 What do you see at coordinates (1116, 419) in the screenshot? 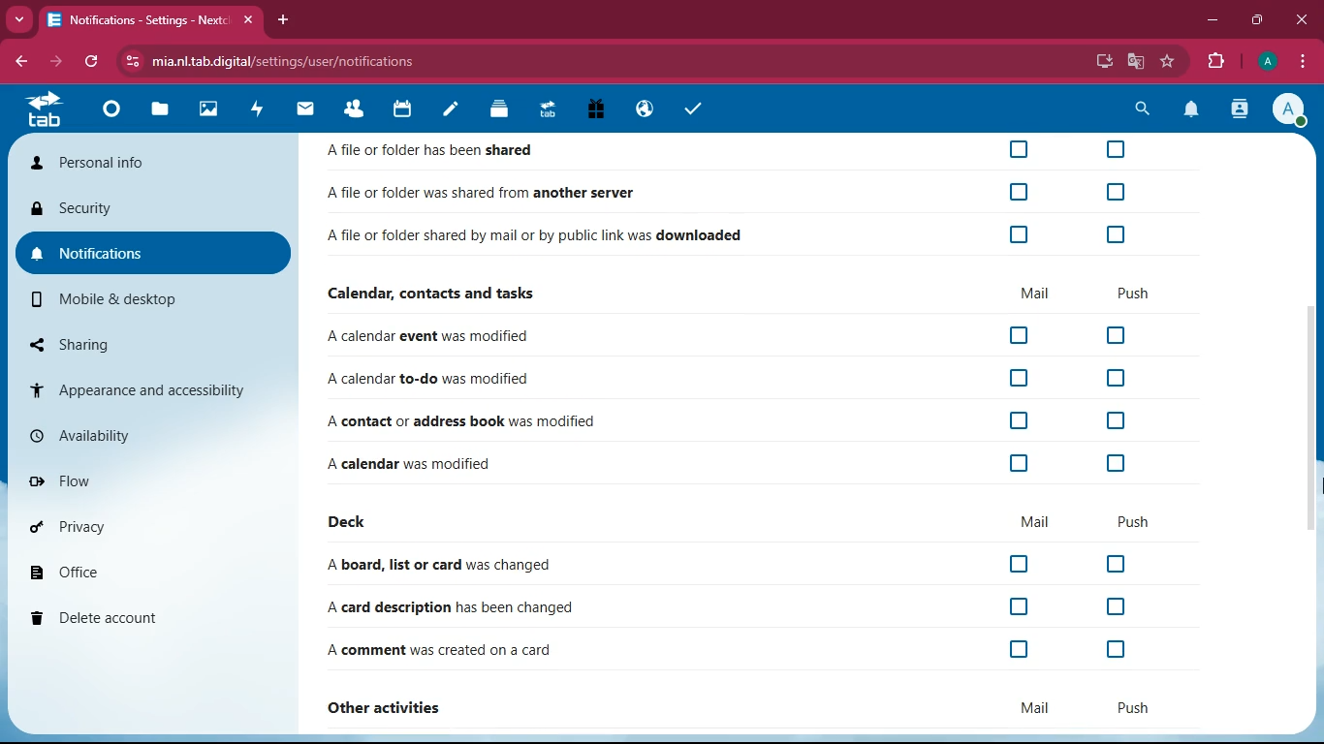
I see `off` at bounding box center [1116, 419].